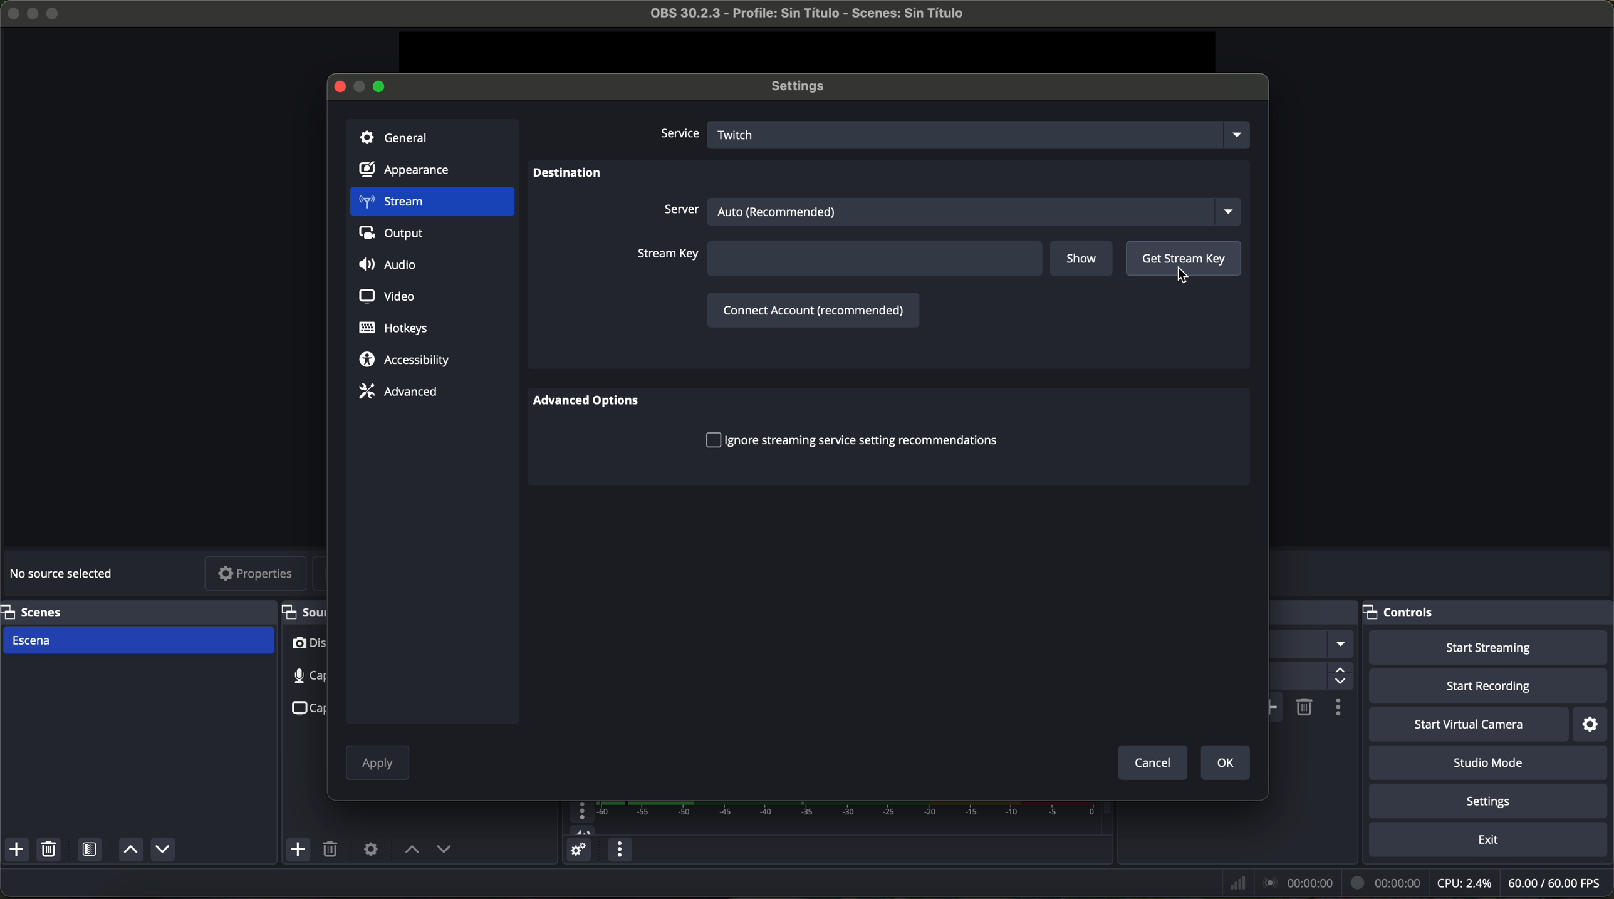 Image resolution: width=1614 pixels, height=899 pixels. Describe the element at coordinates (1469, 725) in the screenshot. I see `start virtual camera` at that location.